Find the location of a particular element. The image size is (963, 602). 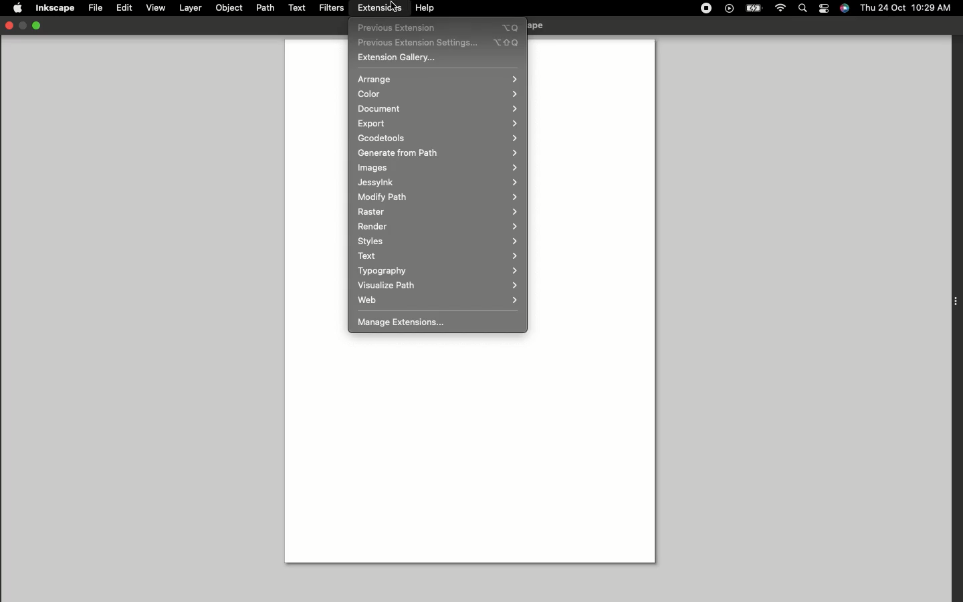

Web is located at coordinates (436, 300).